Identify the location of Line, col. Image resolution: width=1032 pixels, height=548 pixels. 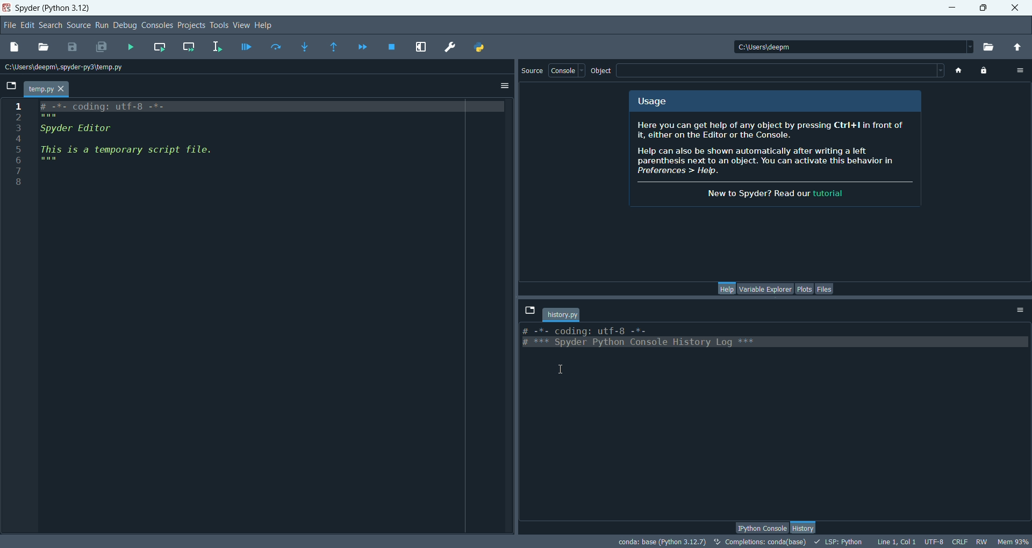
(894, 541).